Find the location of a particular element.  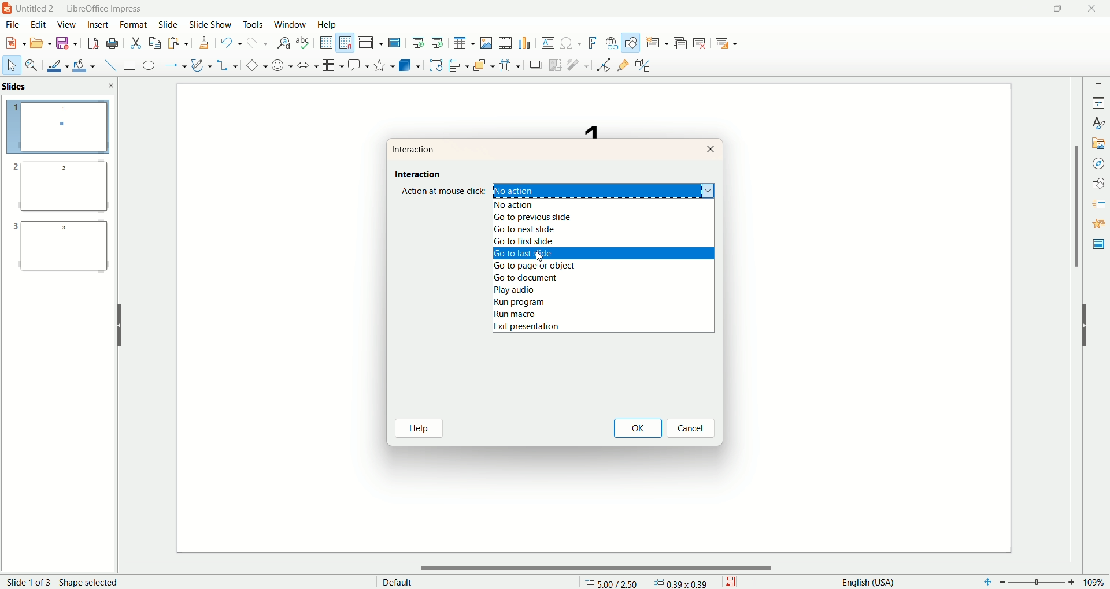

paste is located at coordinates (179, 44).